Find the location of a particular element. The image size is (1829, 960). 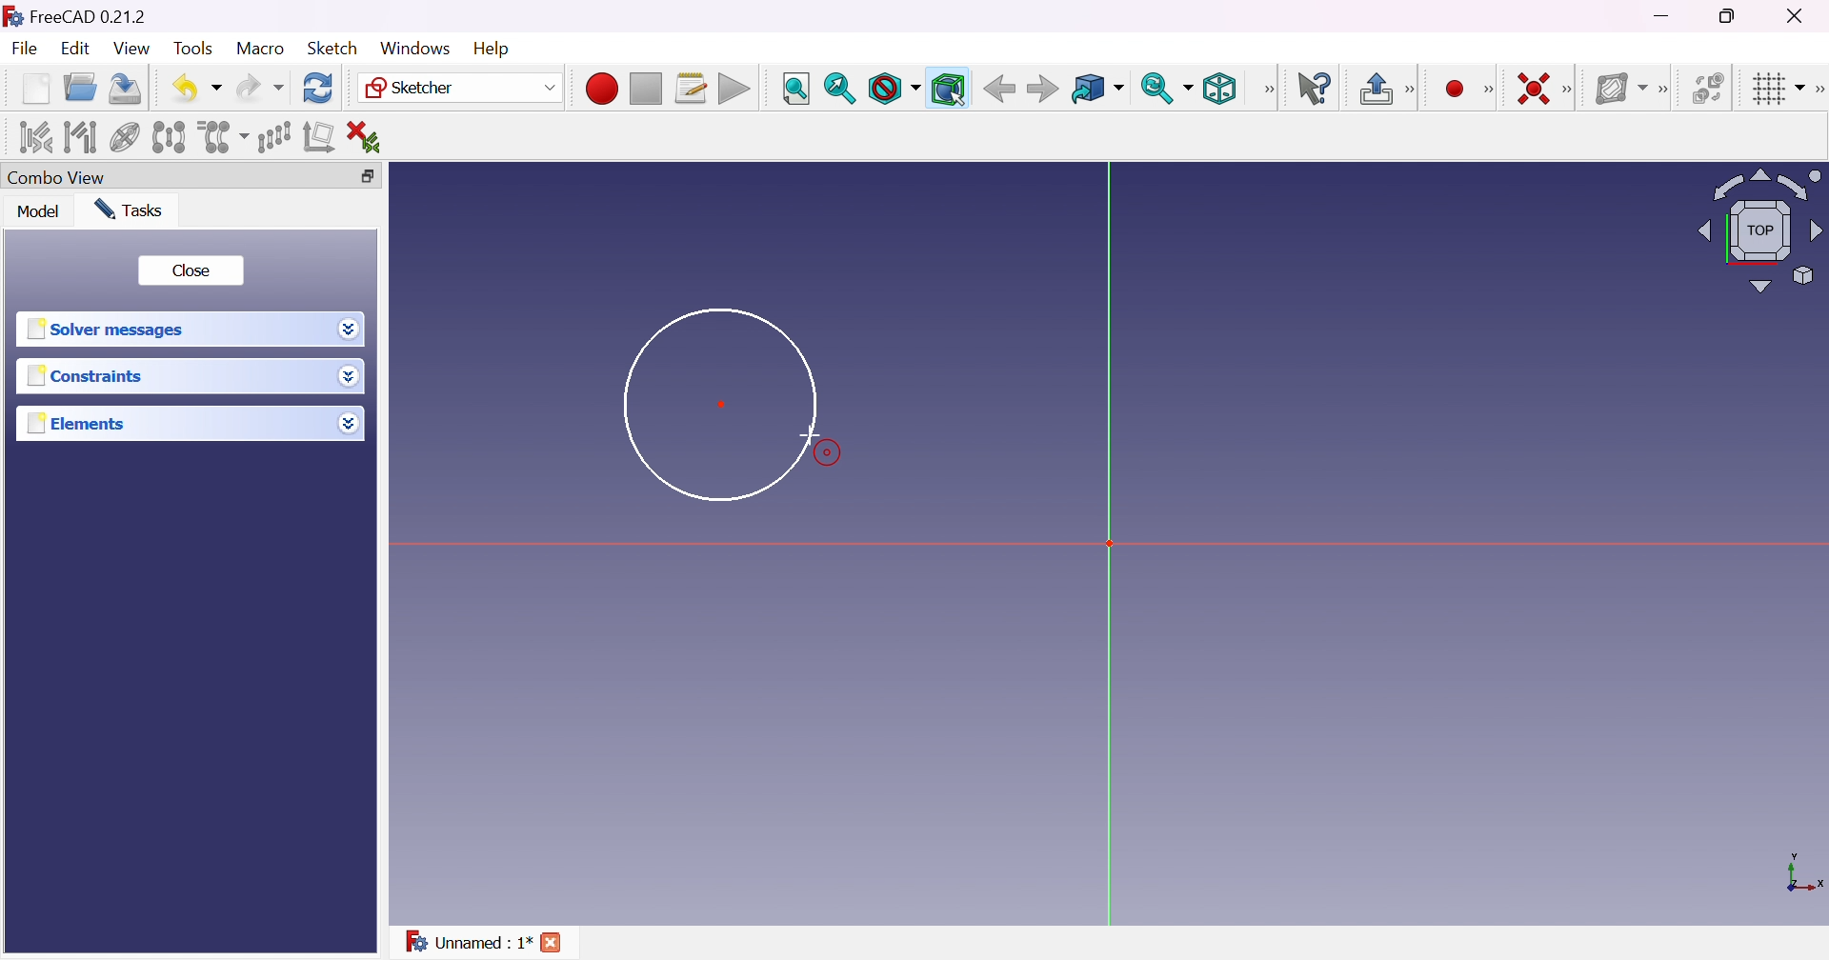

Sketcher is located at coordinates (462, 88).